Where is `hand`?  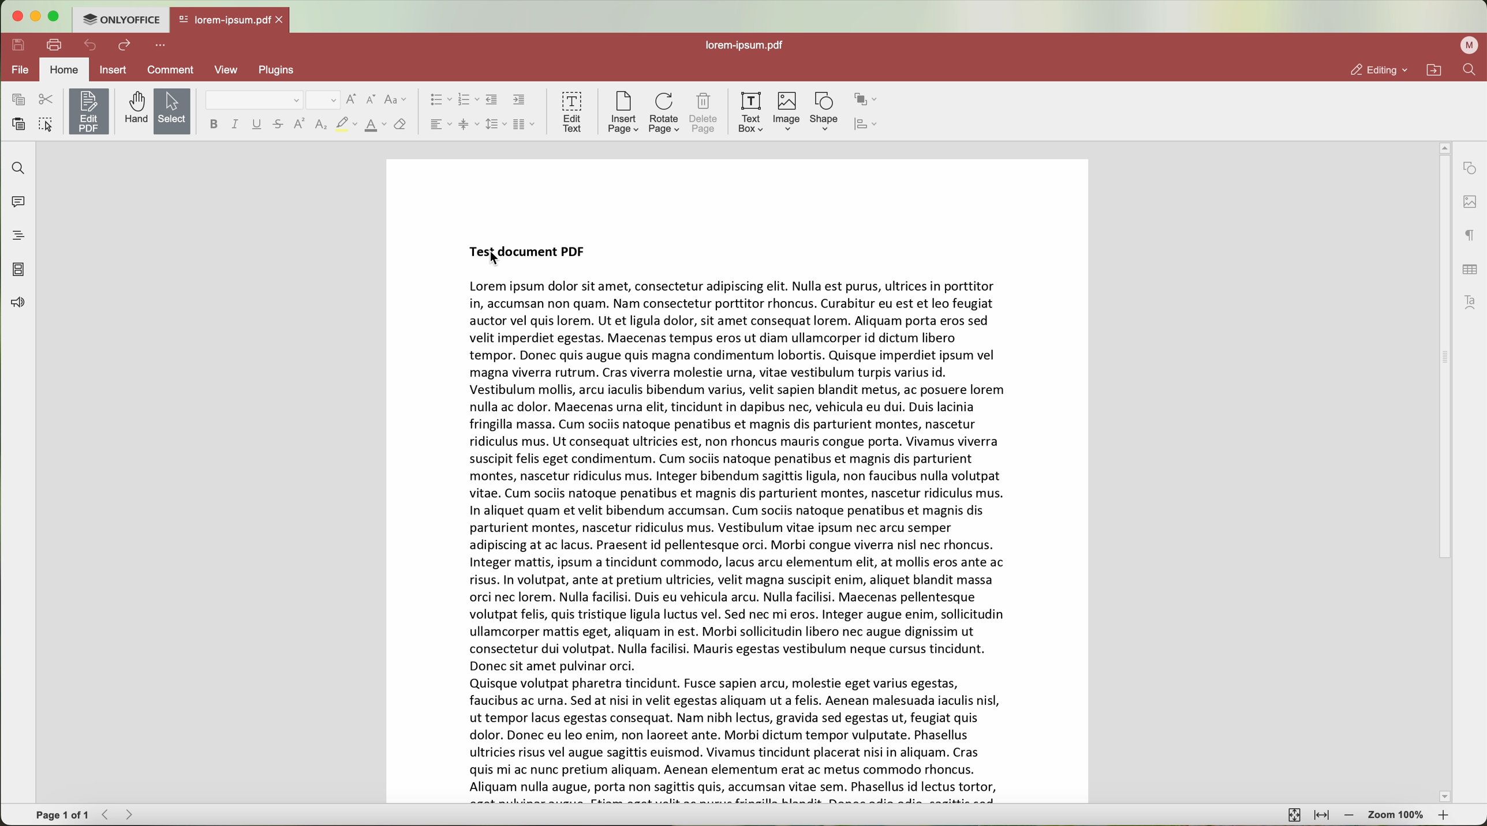 hand is located at coordinates (132, 108).